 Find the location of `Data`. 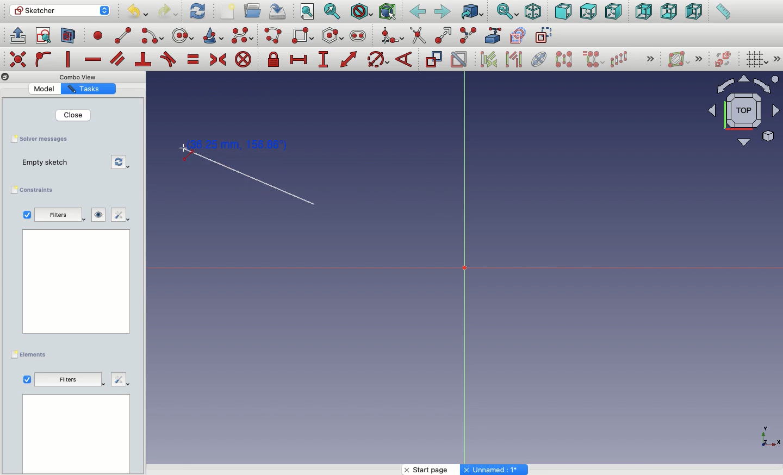

Data is located at coordinates (76, 433).